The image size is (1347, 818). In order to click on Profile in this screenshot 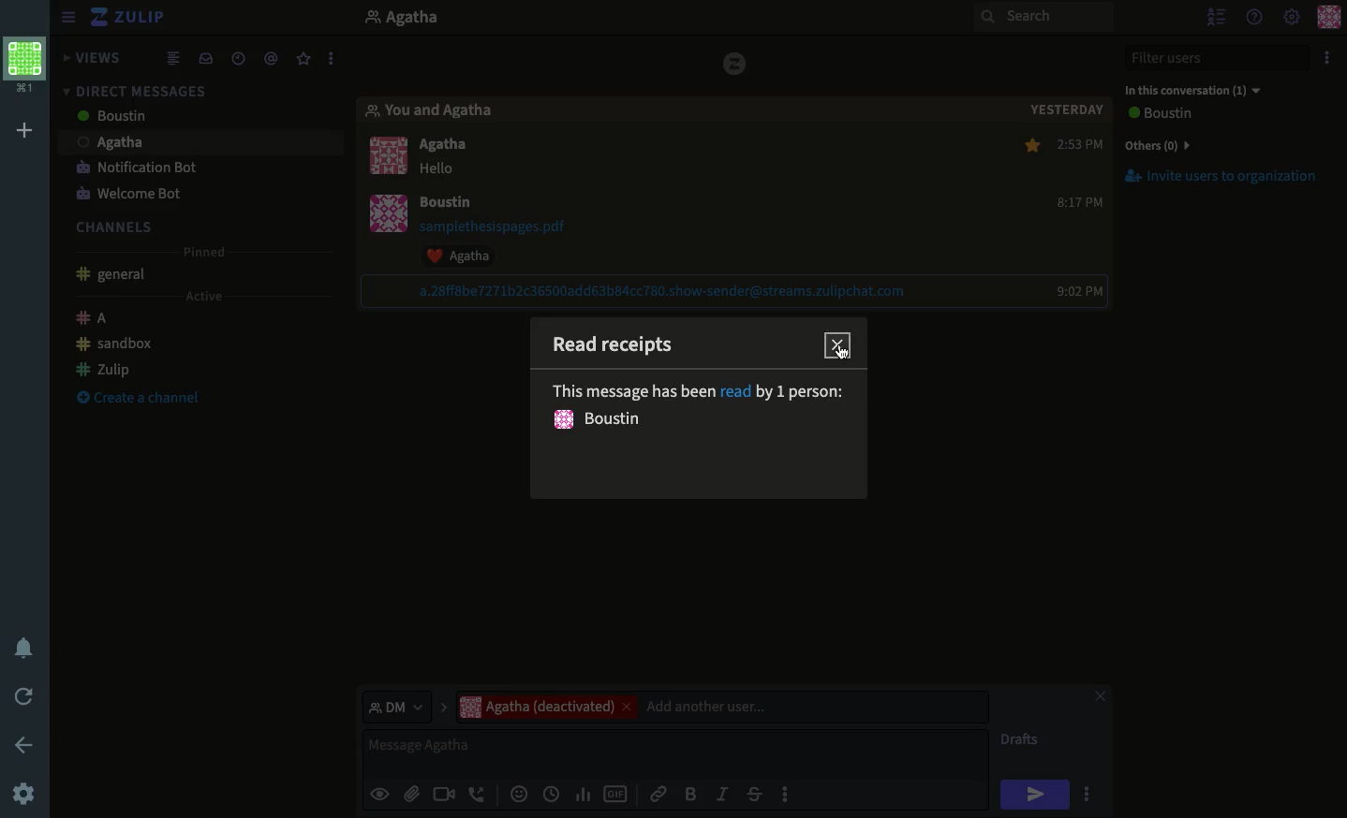, I will do `click(1331, 16)`.